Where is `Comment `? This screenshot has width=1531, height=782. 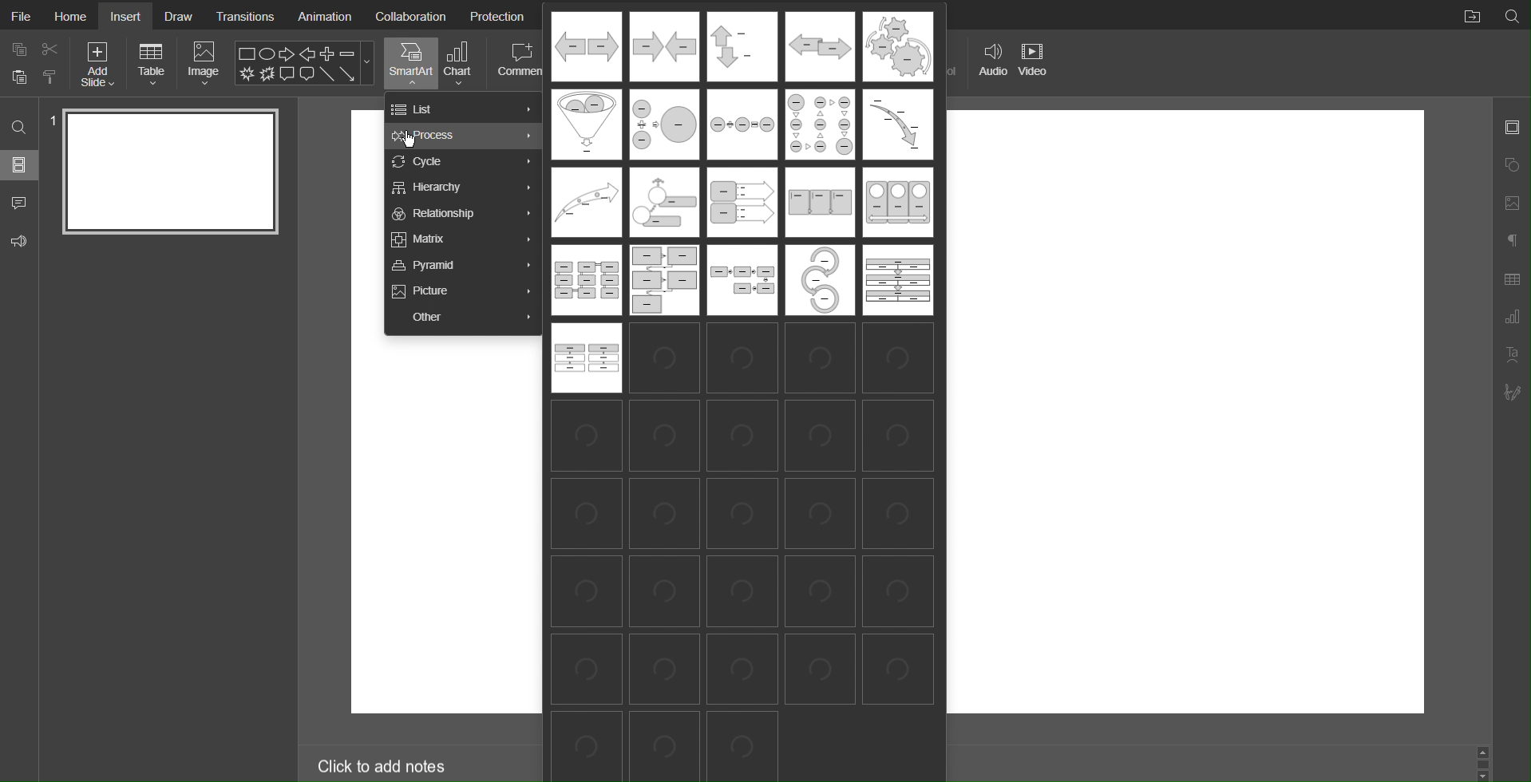 Comment  is located at coordinates (520, 64).